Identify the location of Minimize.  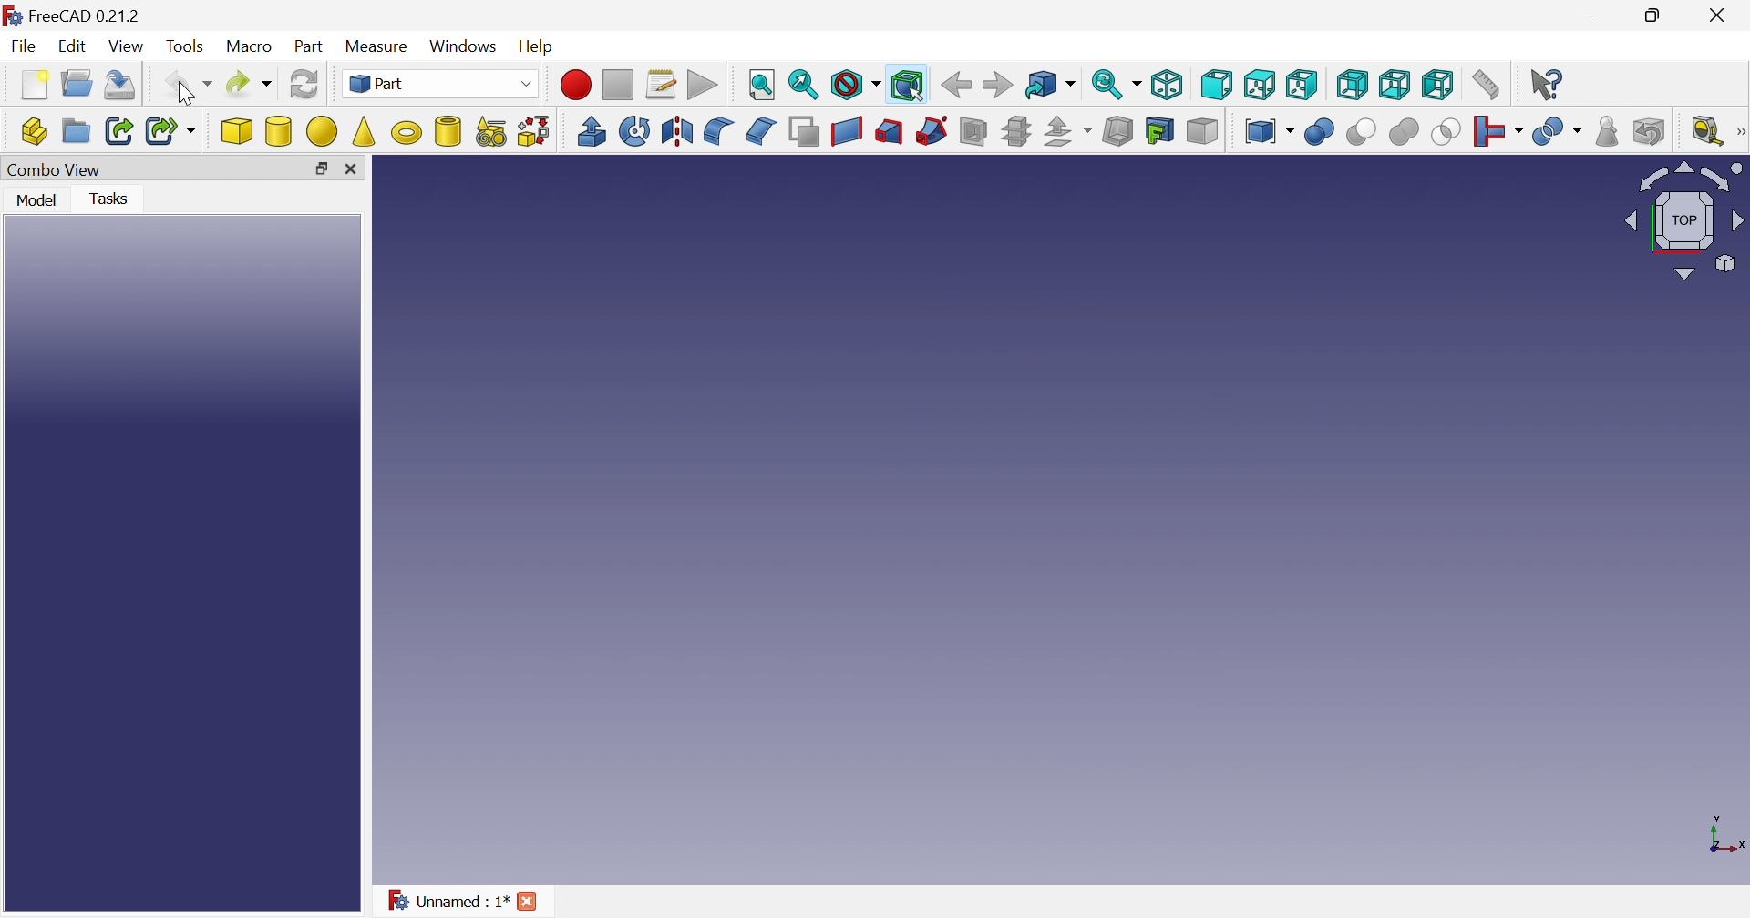
(1594, 13).